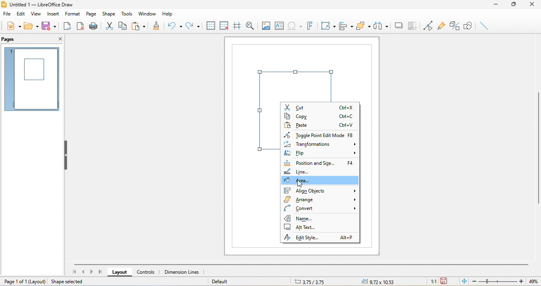 The image size is (541, 286). What do you see at coordinates (310, 25) in the screenshot?
I see `font work text` at bounding box center [310, 25].